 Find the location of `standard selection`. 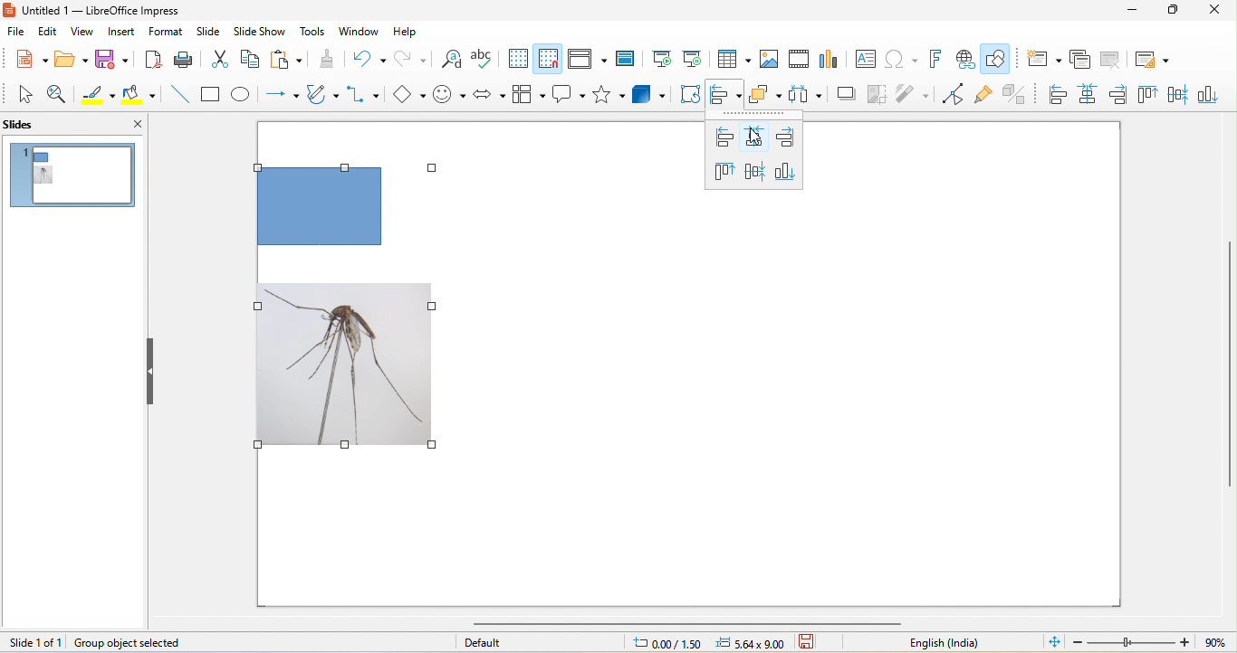

standard selection is located at coordinates (817, 642).